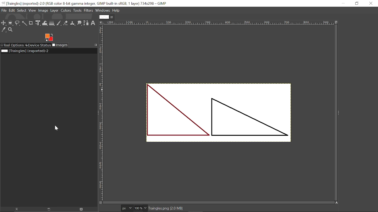 This screenshot has height=212, width=378. I want to click on Paintbrush tool, so click(59, 23).